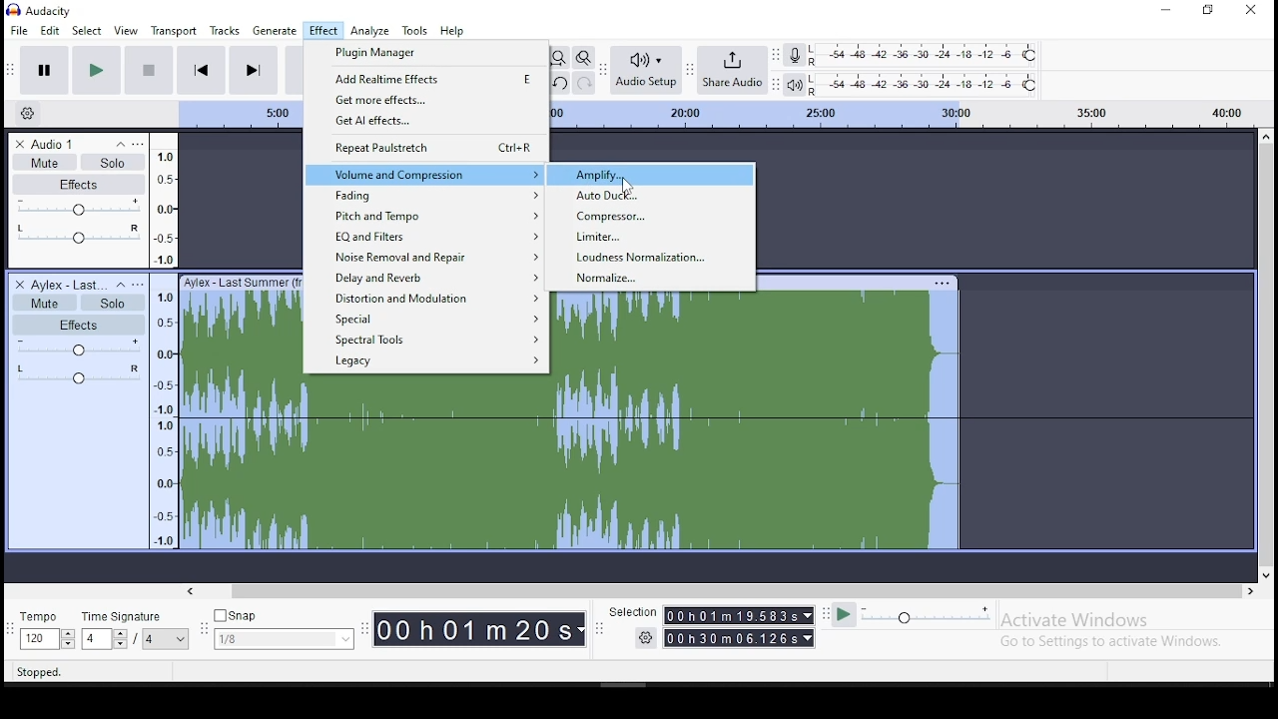  Describe the element at coordinates (723, 590) in the screenshot. I see `scroll bar` at that location.